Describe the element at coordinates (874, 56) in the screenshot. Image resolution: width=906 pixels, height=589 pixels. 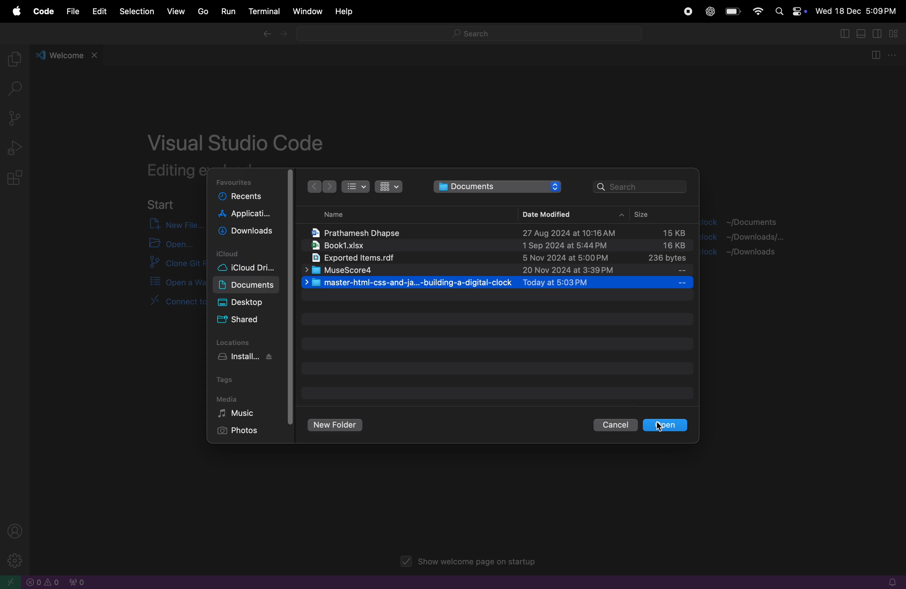
I see `split editor` at that location.